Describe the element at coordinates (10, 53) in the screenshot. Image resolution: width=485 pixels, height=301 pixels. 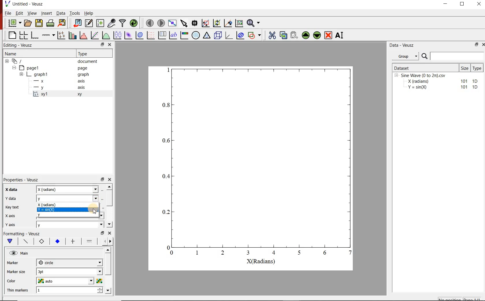
I see `Name` at that location.